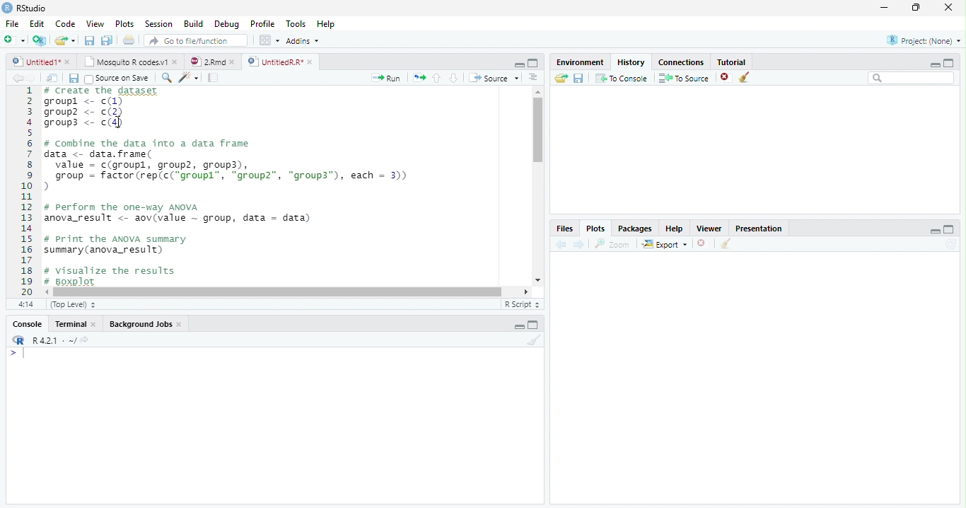  What do you see at coordinates (13, 40) in the screenshot?
I see `New file` at bounding box center [13, 40].